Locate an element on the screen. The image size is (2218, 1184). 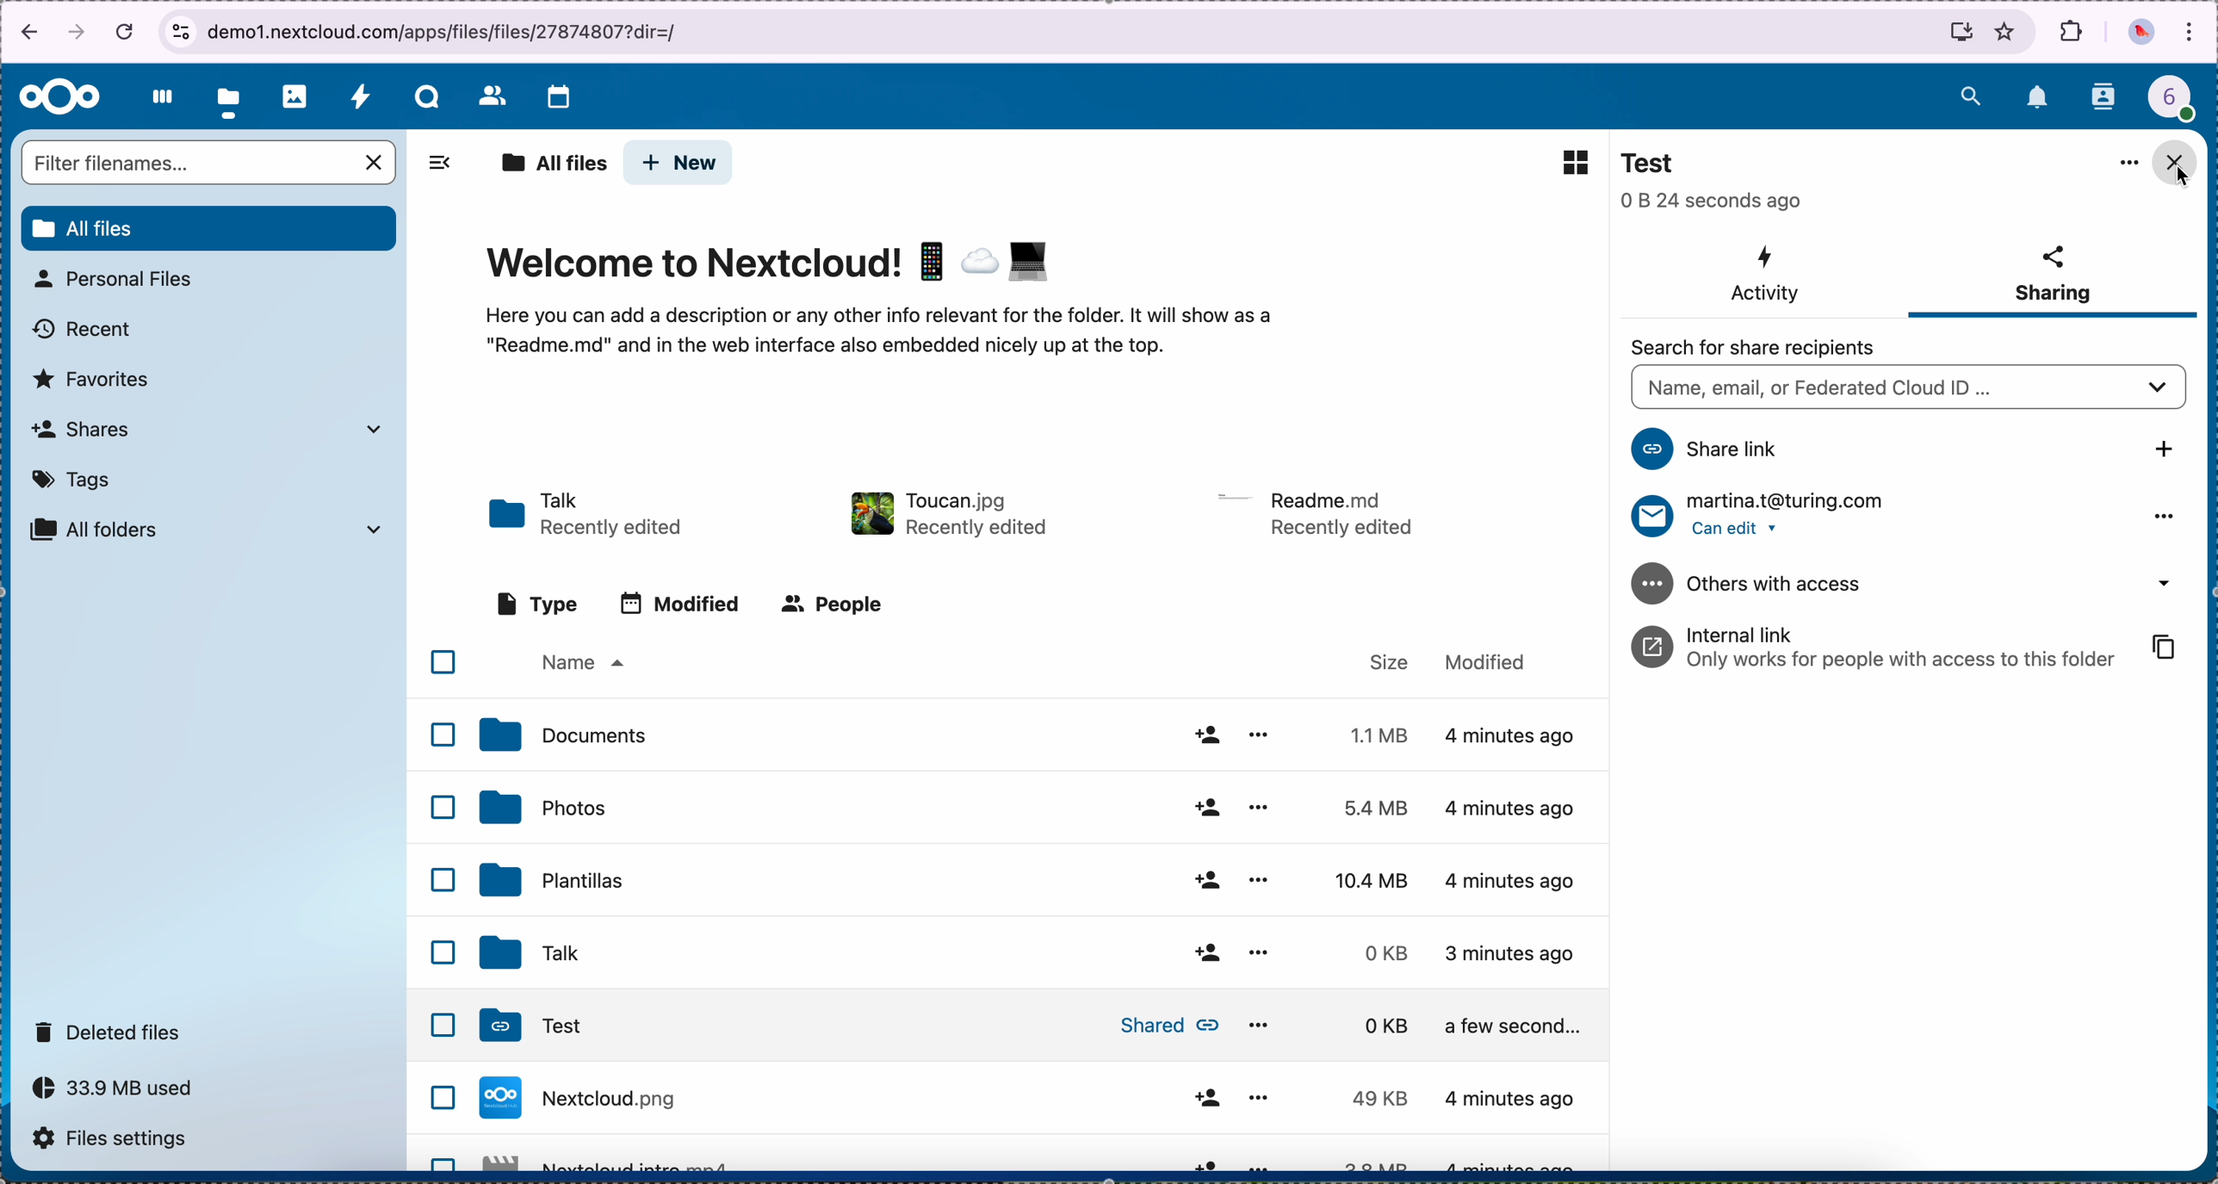
all folders is located at coordinates (208, 530).